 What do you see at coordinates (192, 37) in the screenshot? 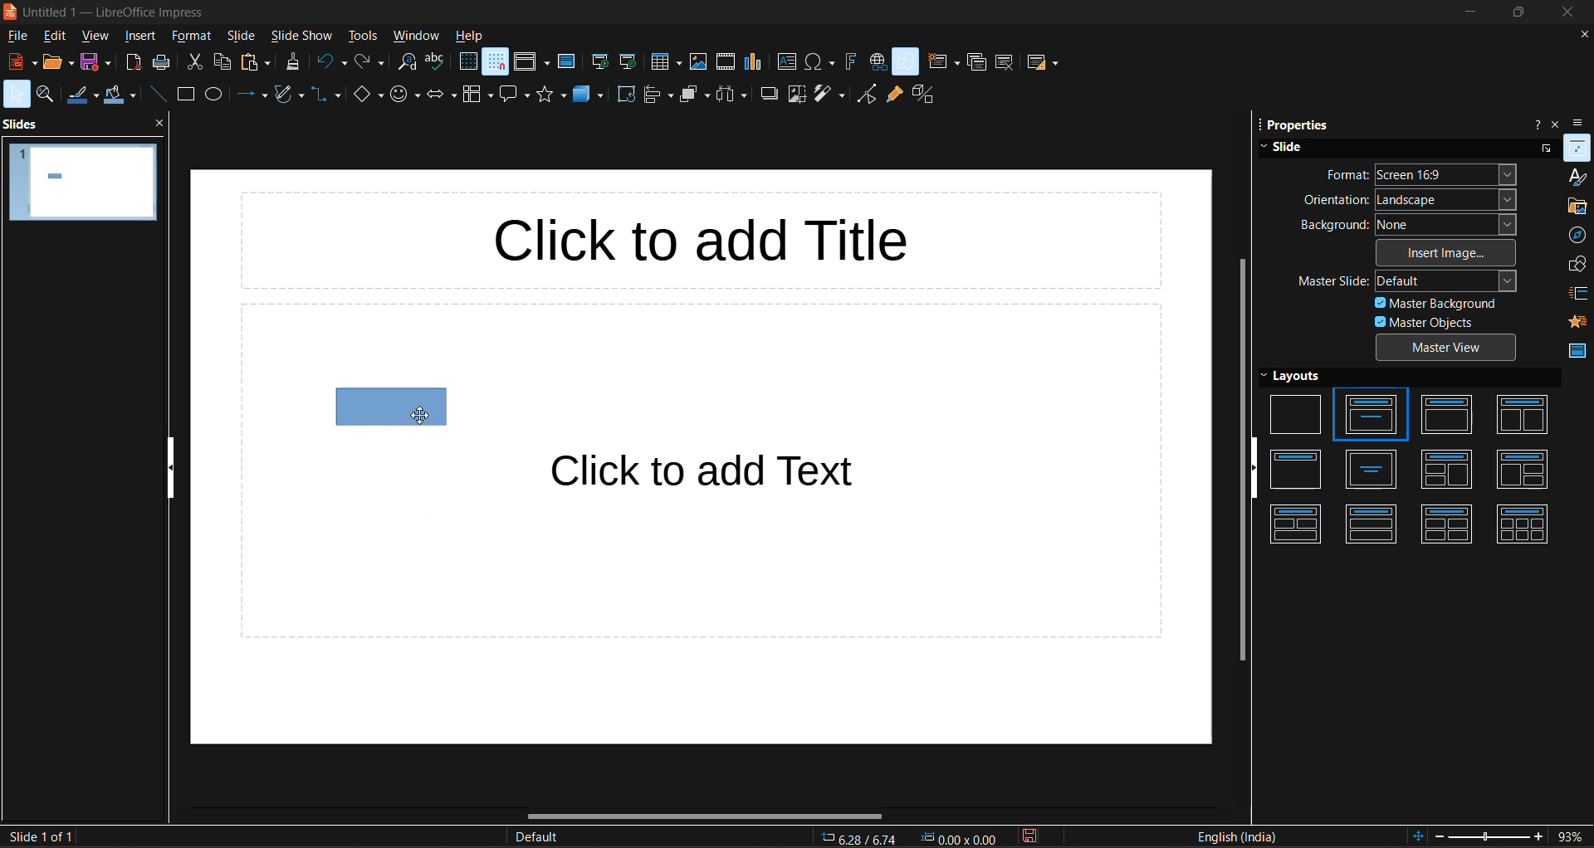
I see `format` at bounding box center [192, 37].